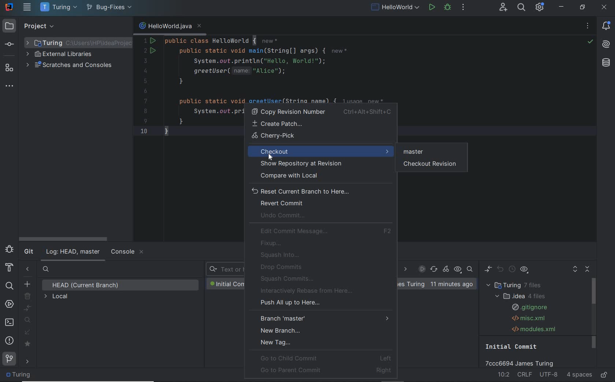 Image resolution: width=615 pixels, height=382 pixels. Describe the element at coordinates (10, 6) in the screenshot. I see `system name` at that location.